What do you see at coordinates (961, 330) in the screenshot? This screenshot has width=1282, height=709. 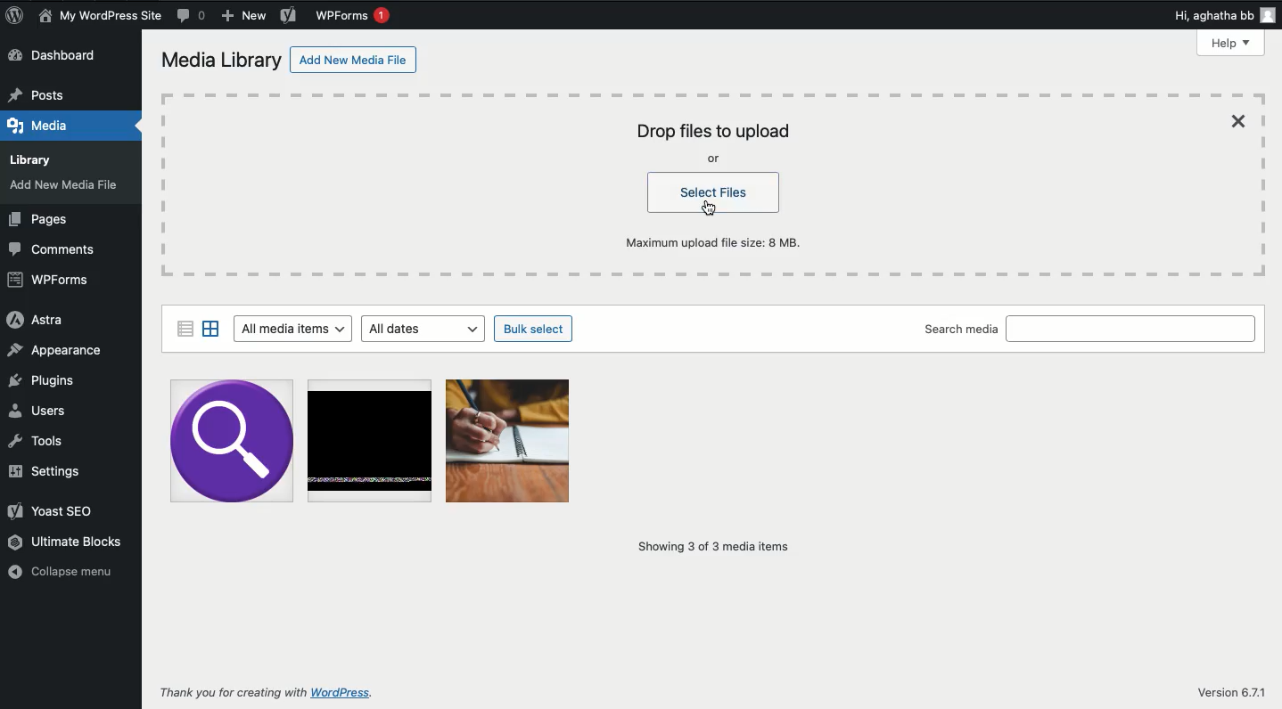 I see `Search media` at bounding box center [961, 330].